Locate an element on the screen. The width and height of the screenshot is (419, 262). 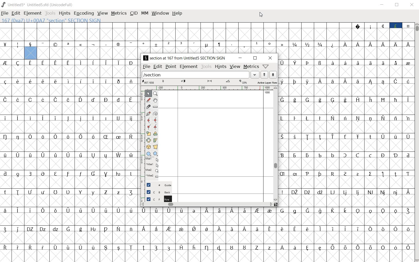
load word list is located at coordinates (201, 75).